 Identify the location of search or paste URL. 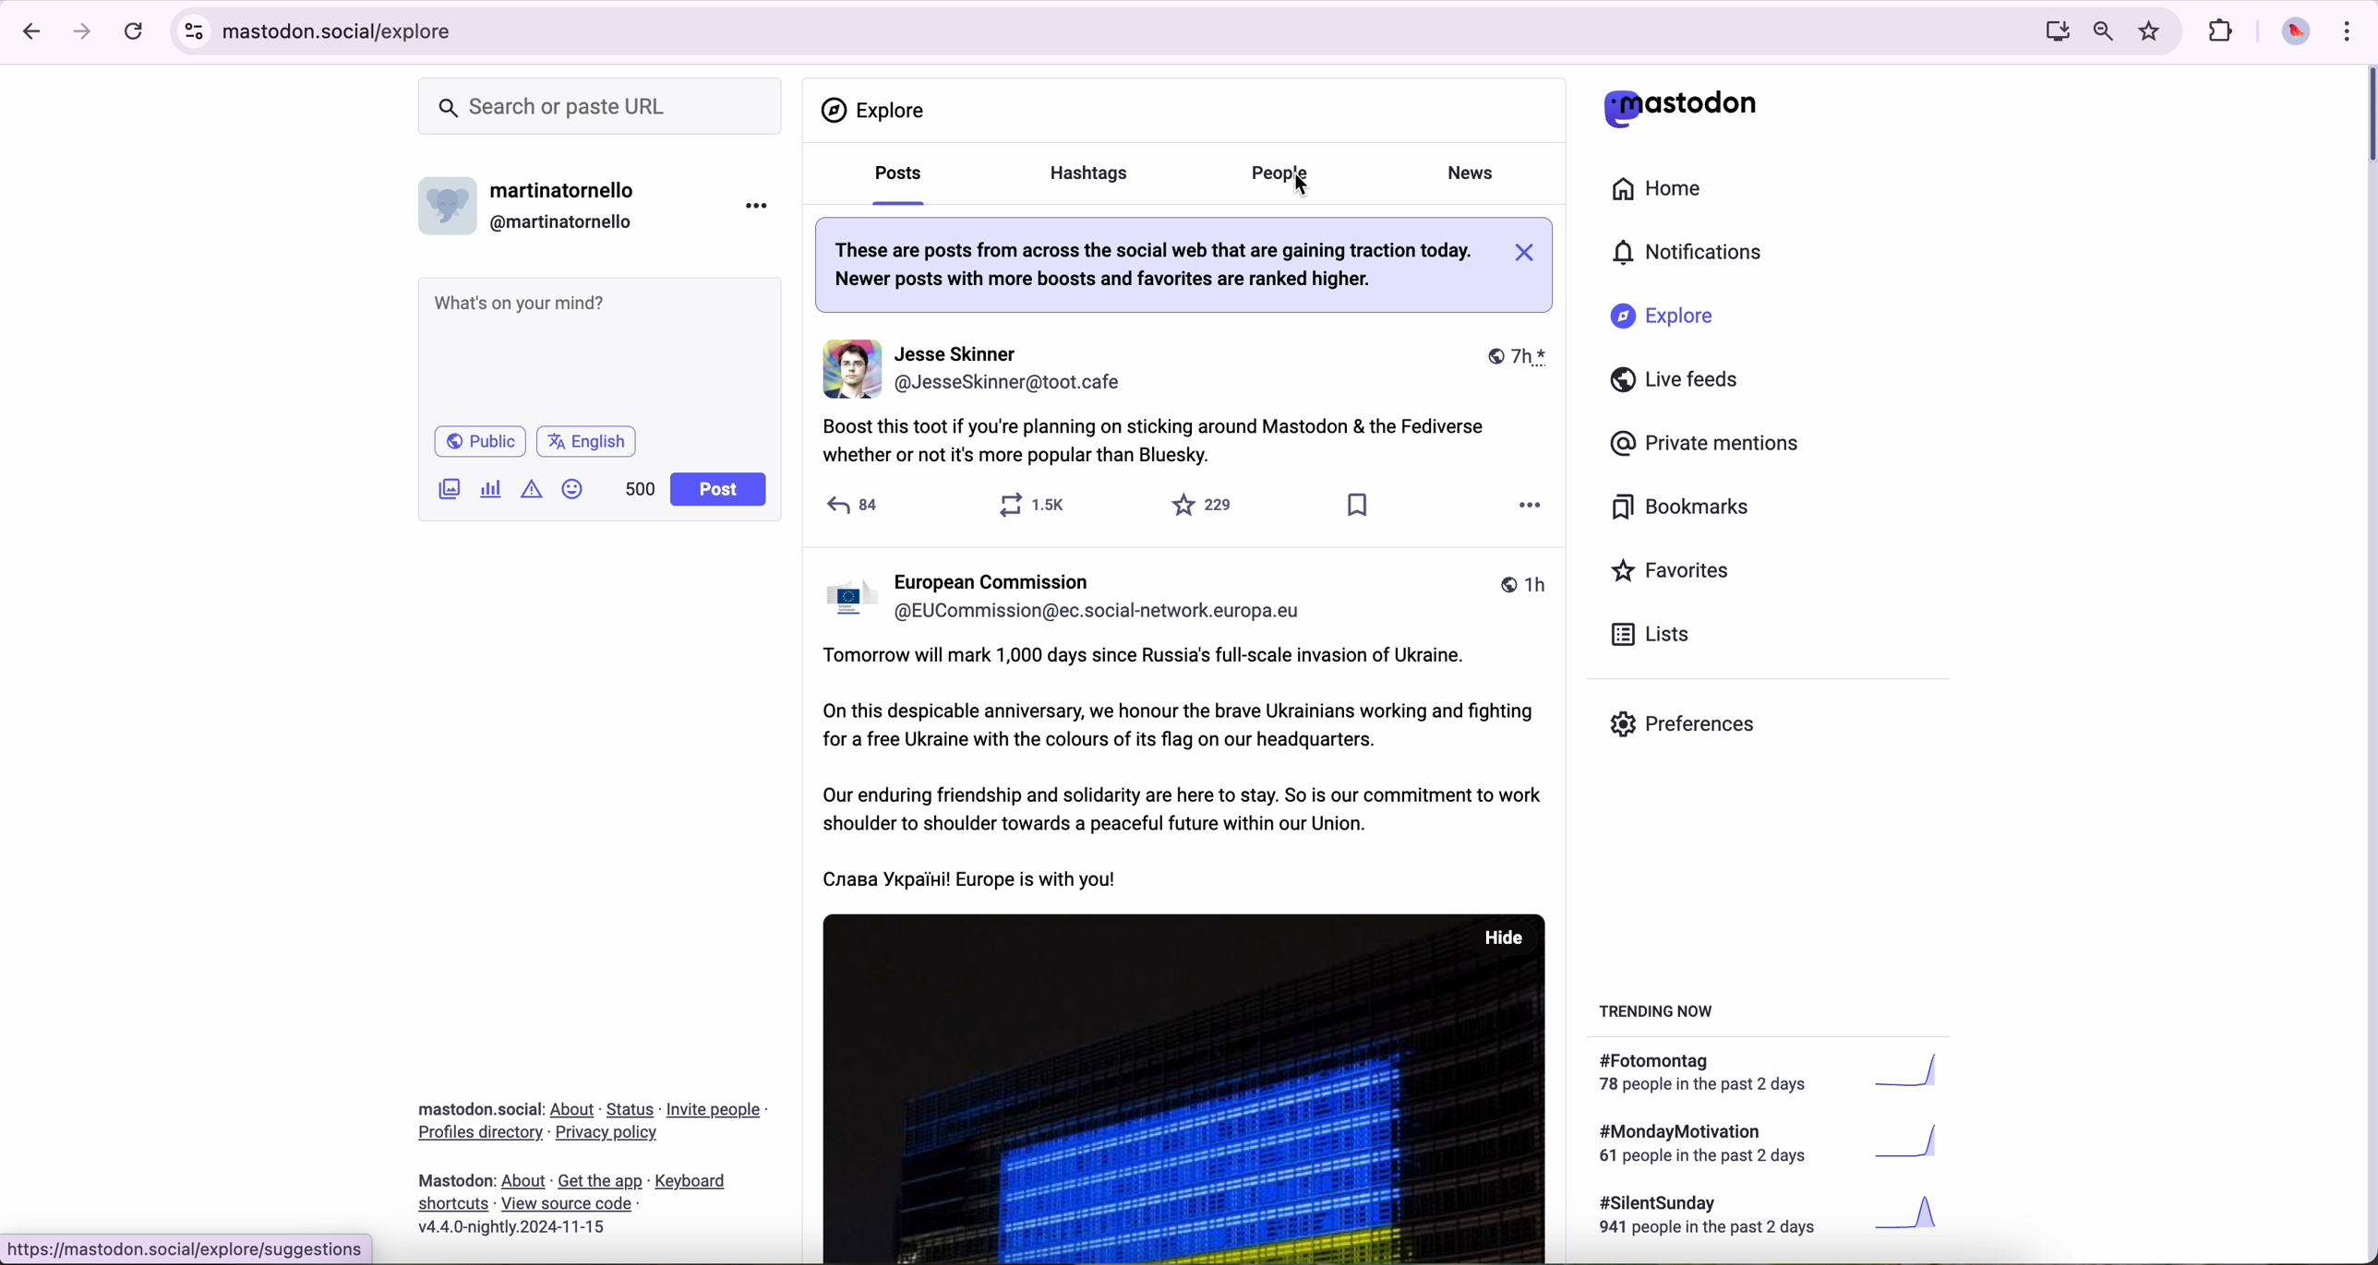
(600, 107).